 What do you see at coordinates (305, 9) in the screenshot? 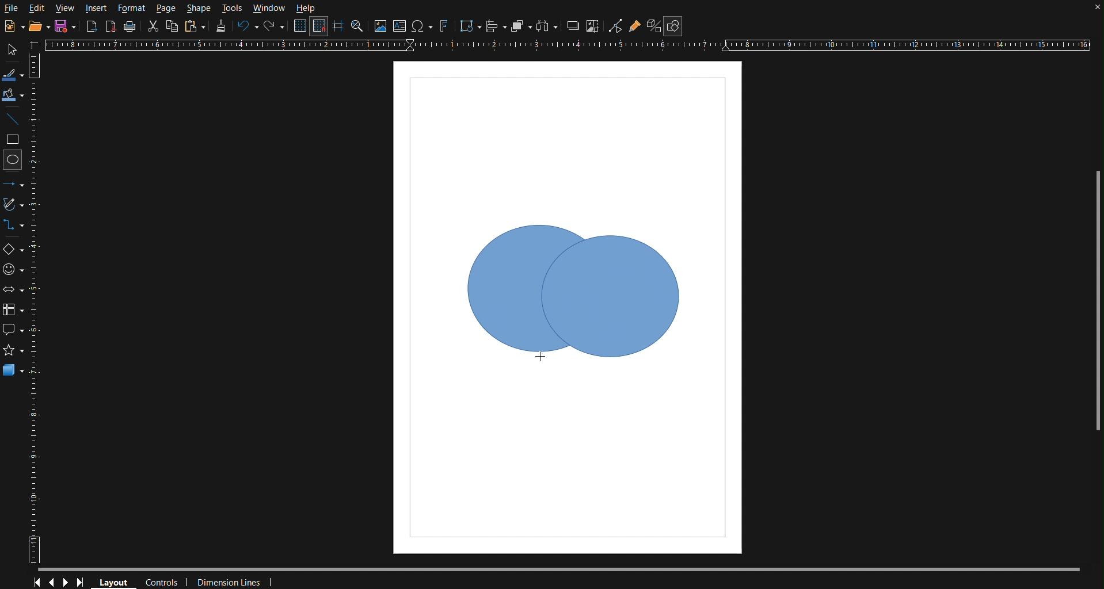
I see `Help` at bounding box center [305, 9].